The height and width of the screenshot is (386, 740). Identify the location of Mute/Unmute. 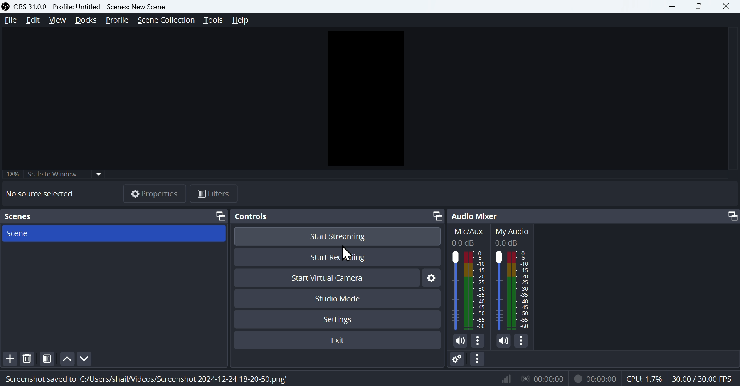
(502, 341).